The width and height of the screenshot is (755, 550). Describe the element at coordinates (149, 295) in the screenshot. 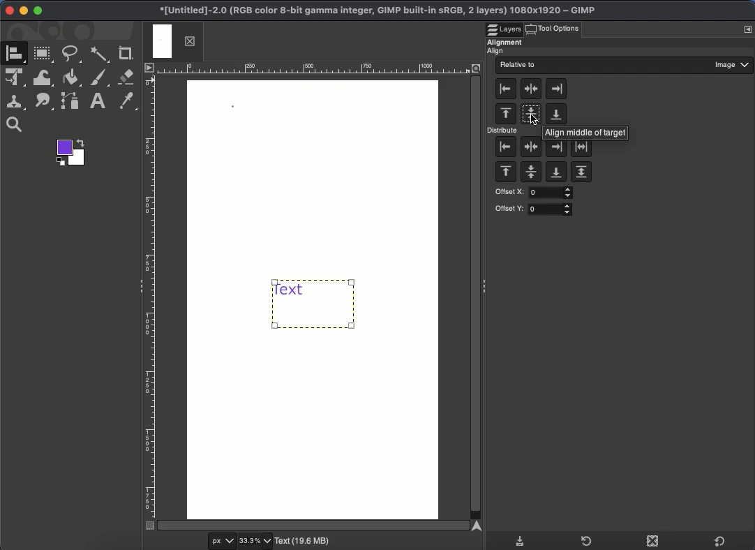

I see `Ruler` at that location.